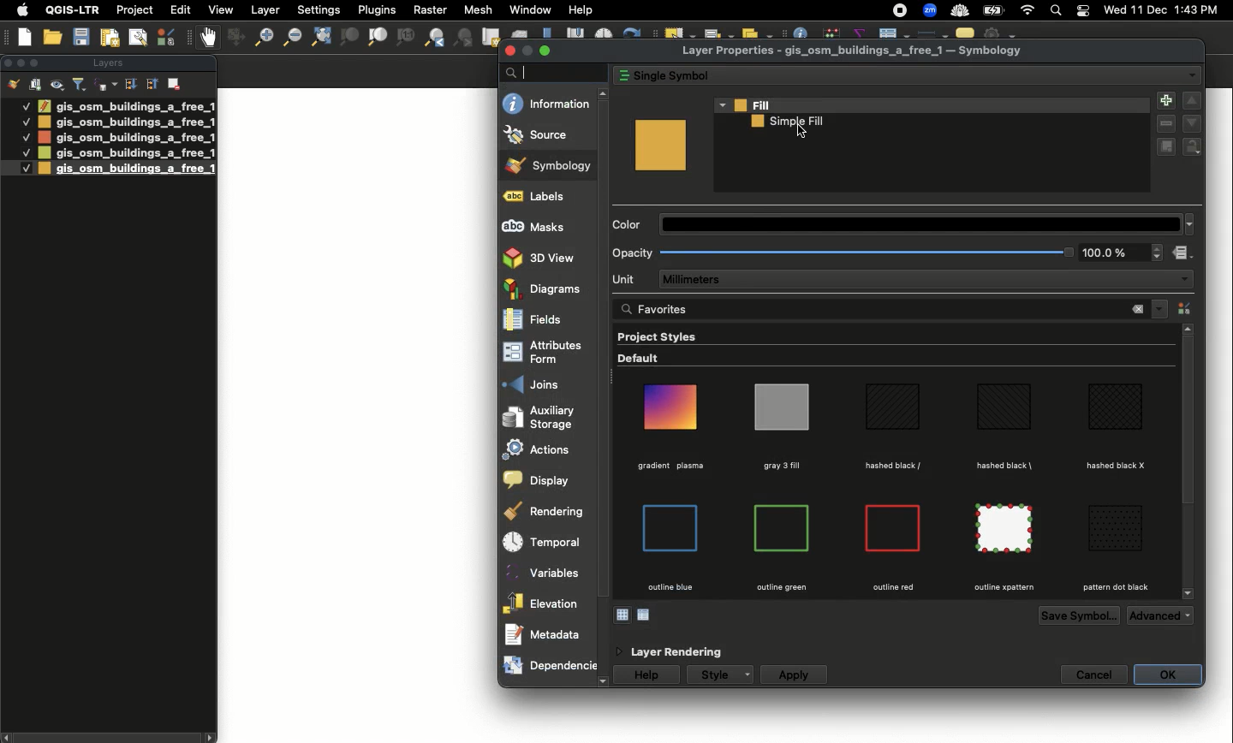  Describe the element at coordinates (672, 466) in the screenshot. I see `gradient plasma` at that location.